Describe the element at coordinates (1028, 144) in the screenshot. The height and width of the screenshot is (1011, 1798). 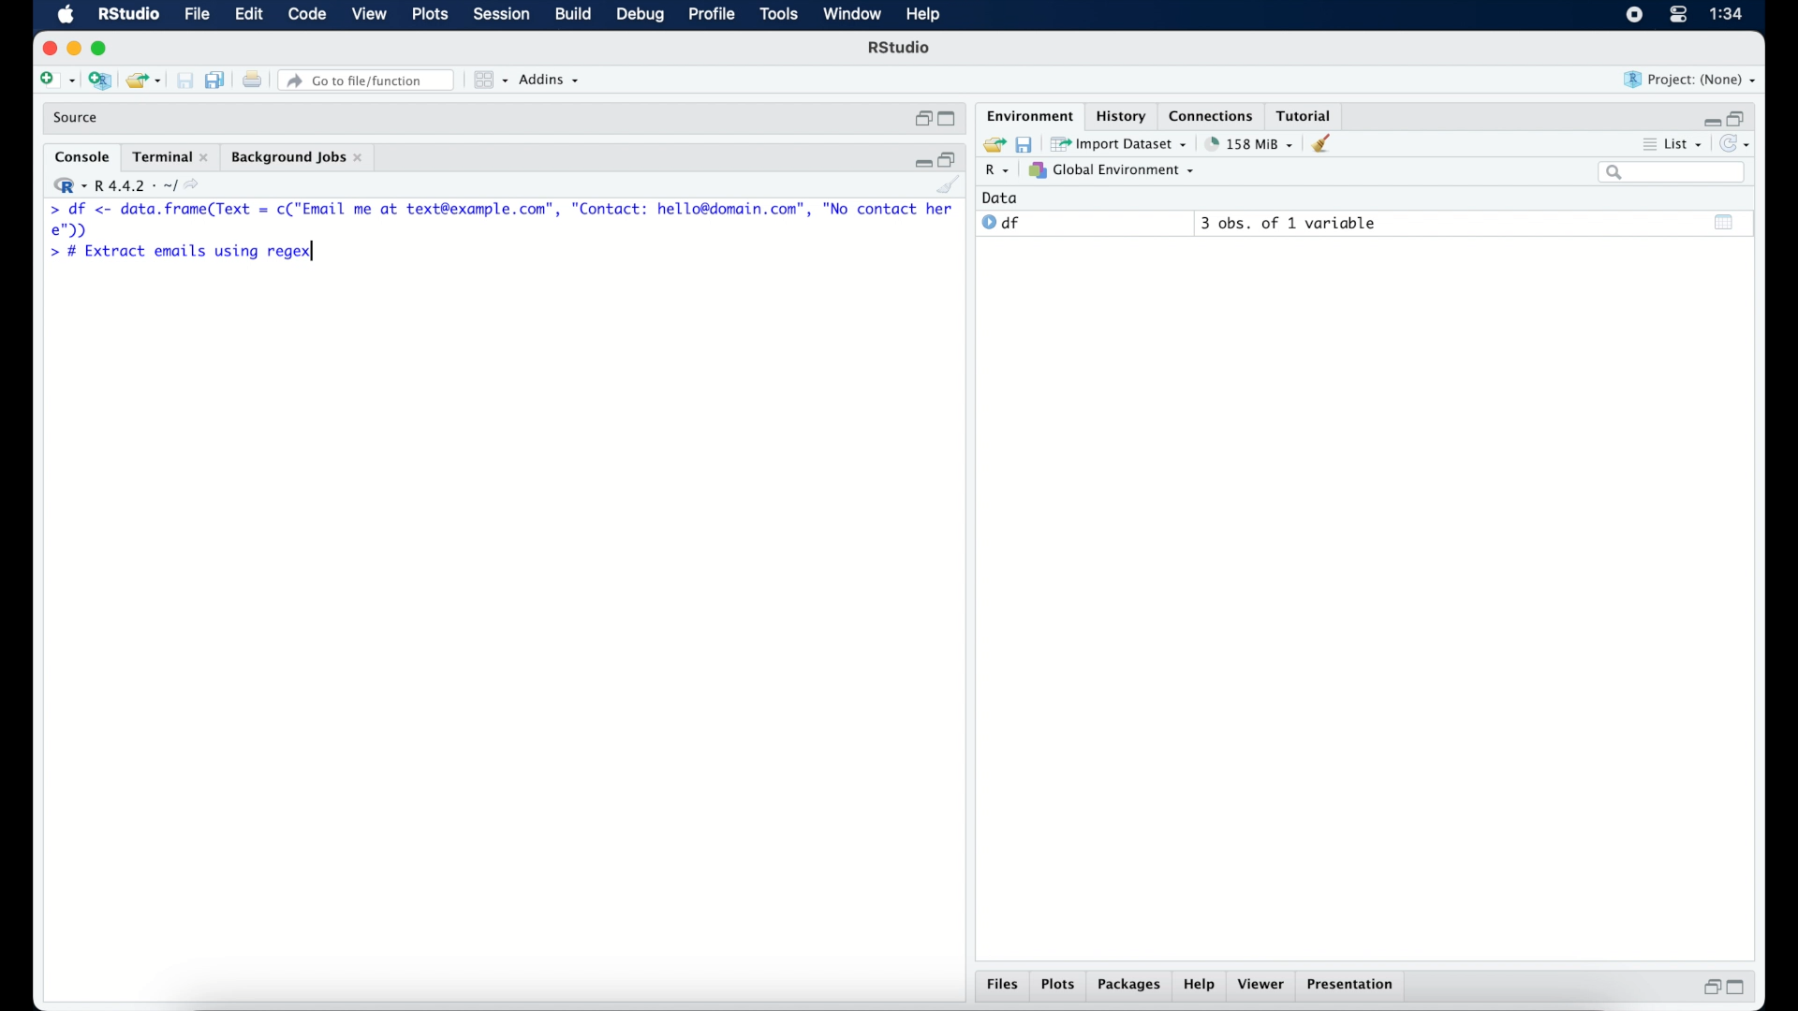
I see `save` at that location.